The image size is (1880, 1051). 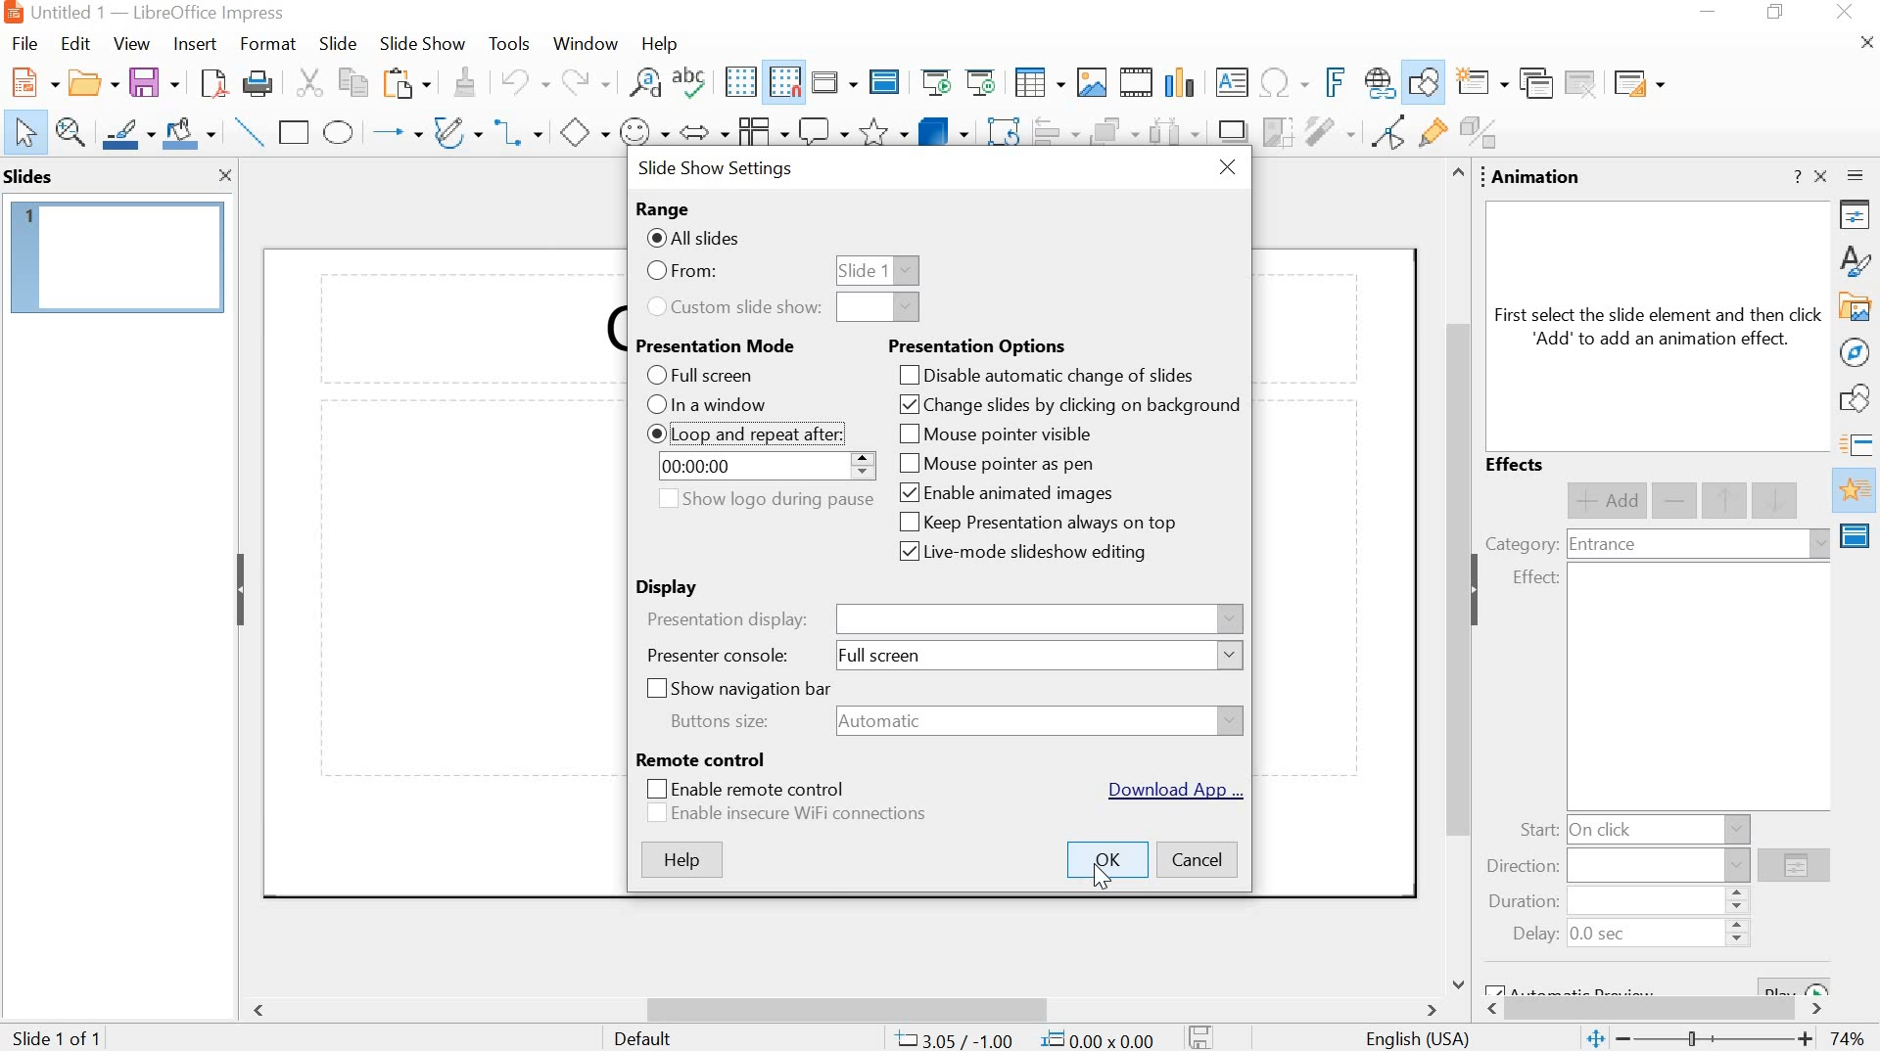 What do you see at coordinates (739, 82) in the screenshot?
I see `display grid` at bounding box center [739, 82].